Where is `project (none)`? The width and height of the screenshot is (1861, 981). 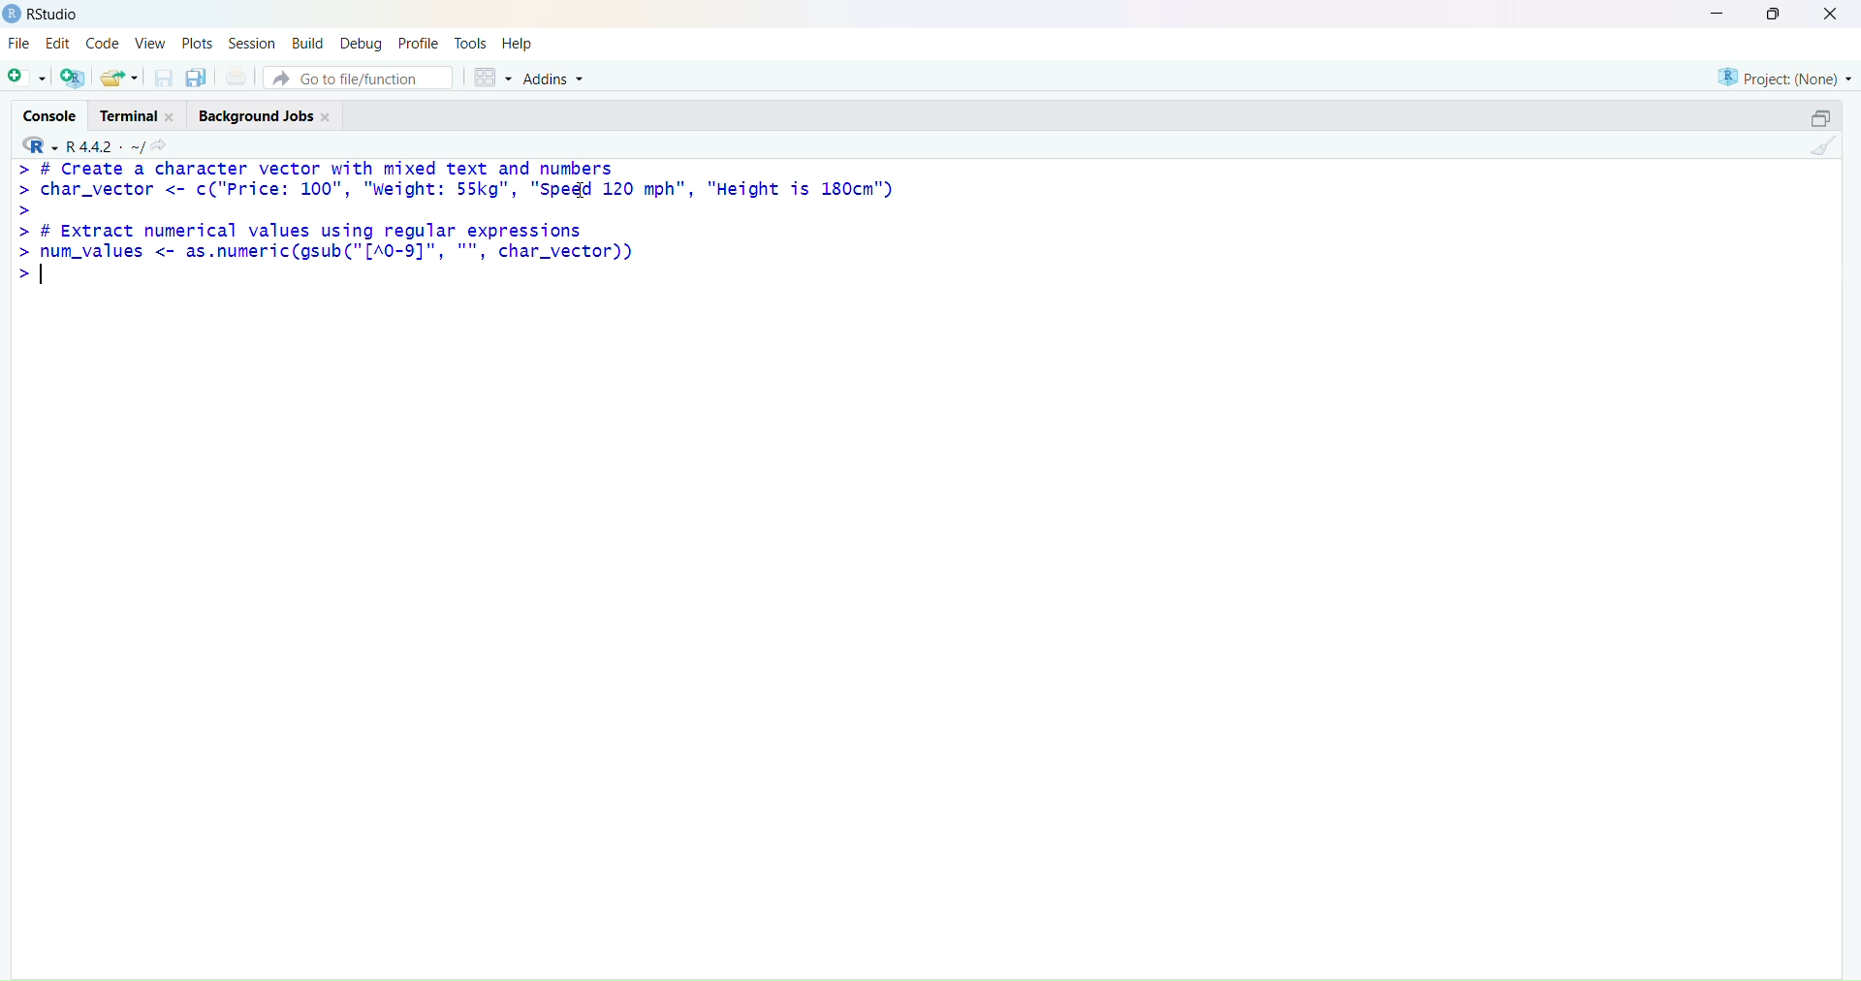 project (none) is located at coordinates (1785, 78).